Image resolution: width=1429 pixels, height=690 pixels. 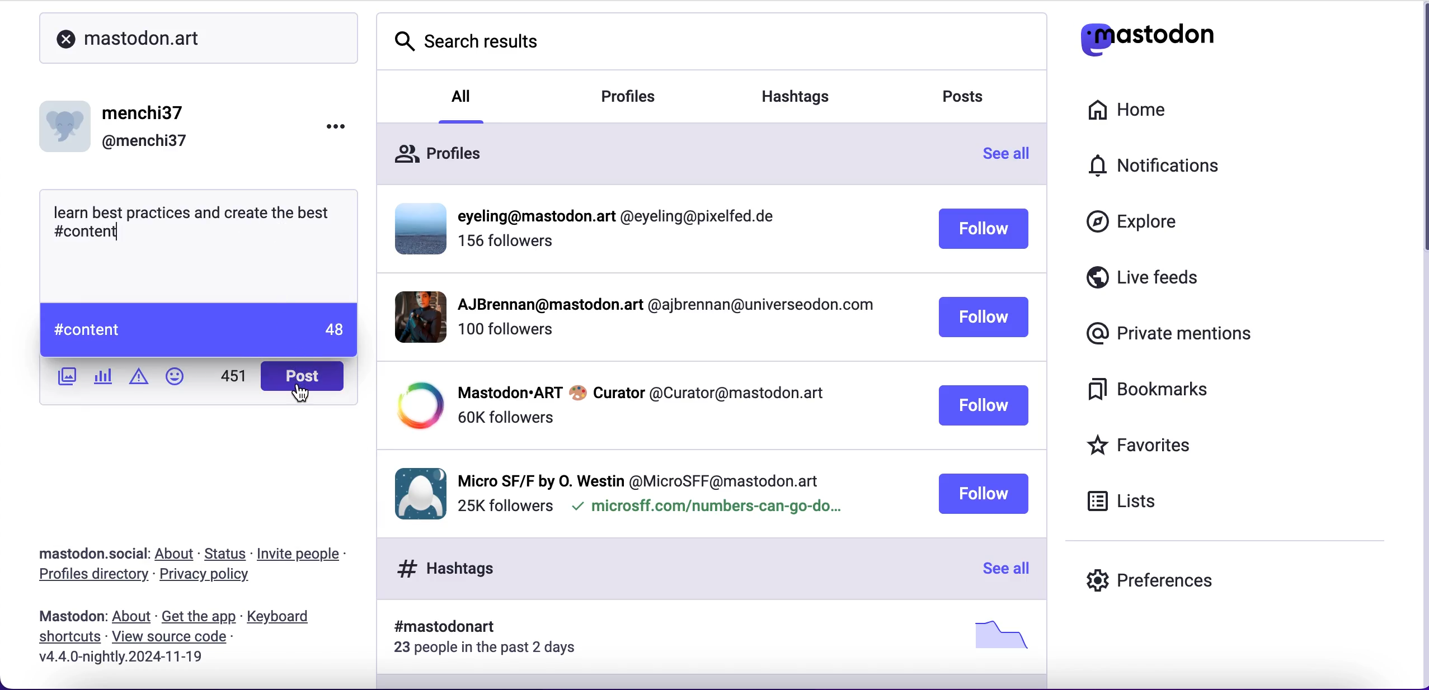 What do you see at coordinates (983, 494) in the screenshot?
I see `follow` at bounding box center [983, 494].